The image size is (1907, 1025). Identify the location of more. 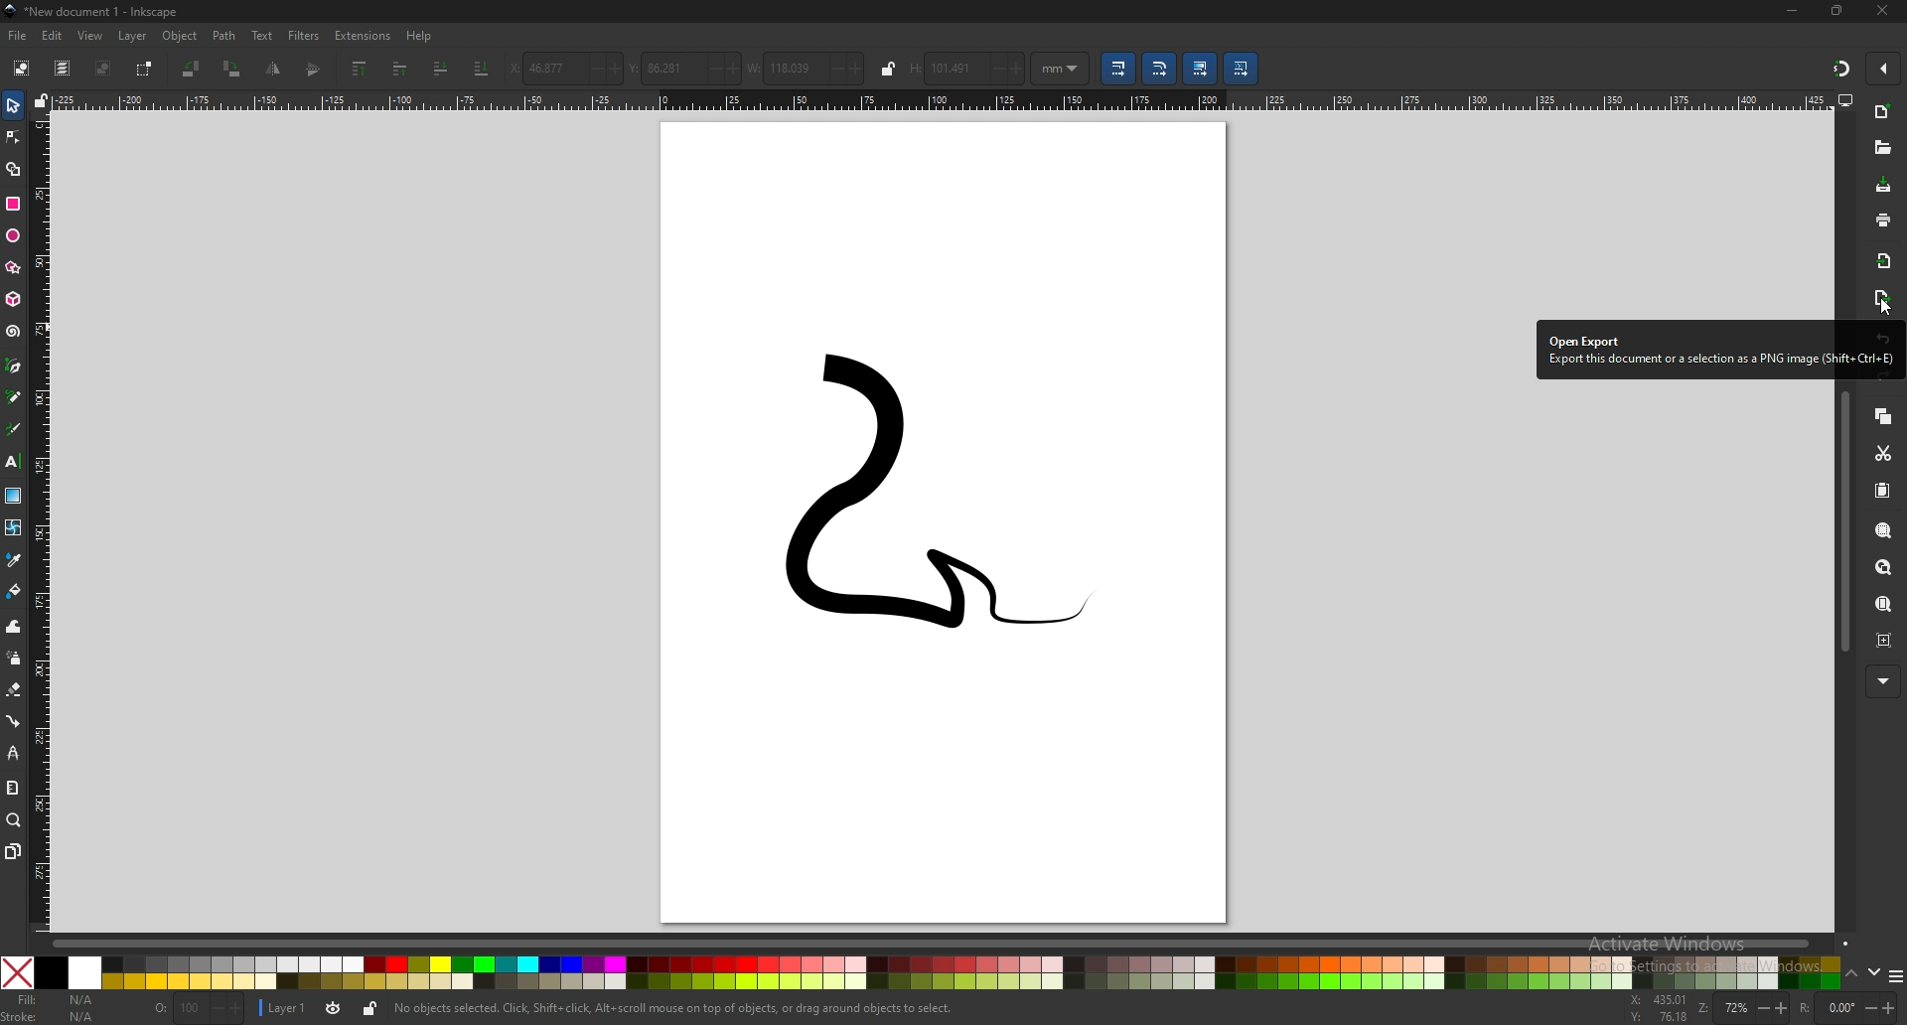
(1881, 681).